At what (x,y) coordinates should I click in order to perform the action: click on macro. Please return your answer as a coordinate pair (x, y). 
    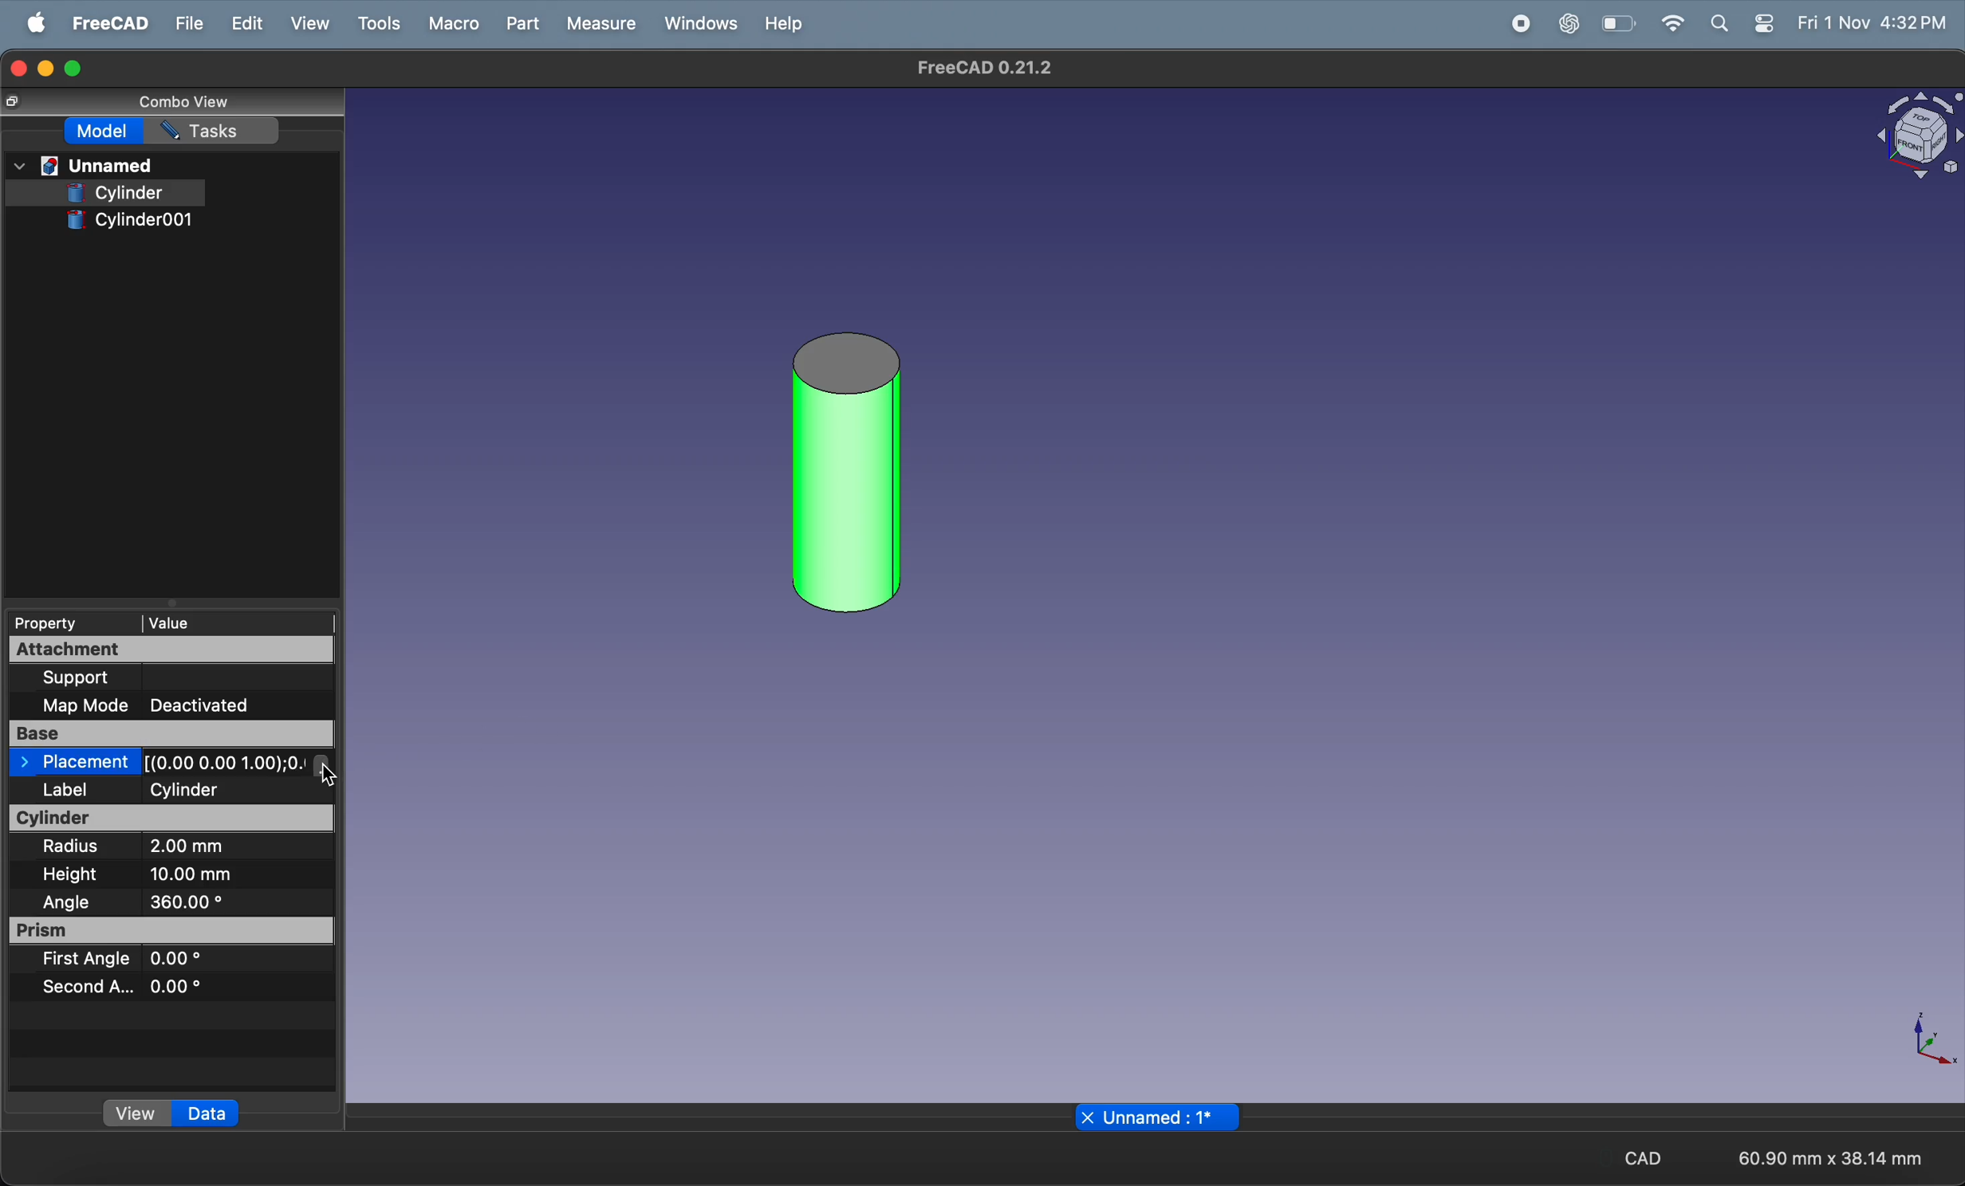
    Looking at the image, I should click on (454, 25).